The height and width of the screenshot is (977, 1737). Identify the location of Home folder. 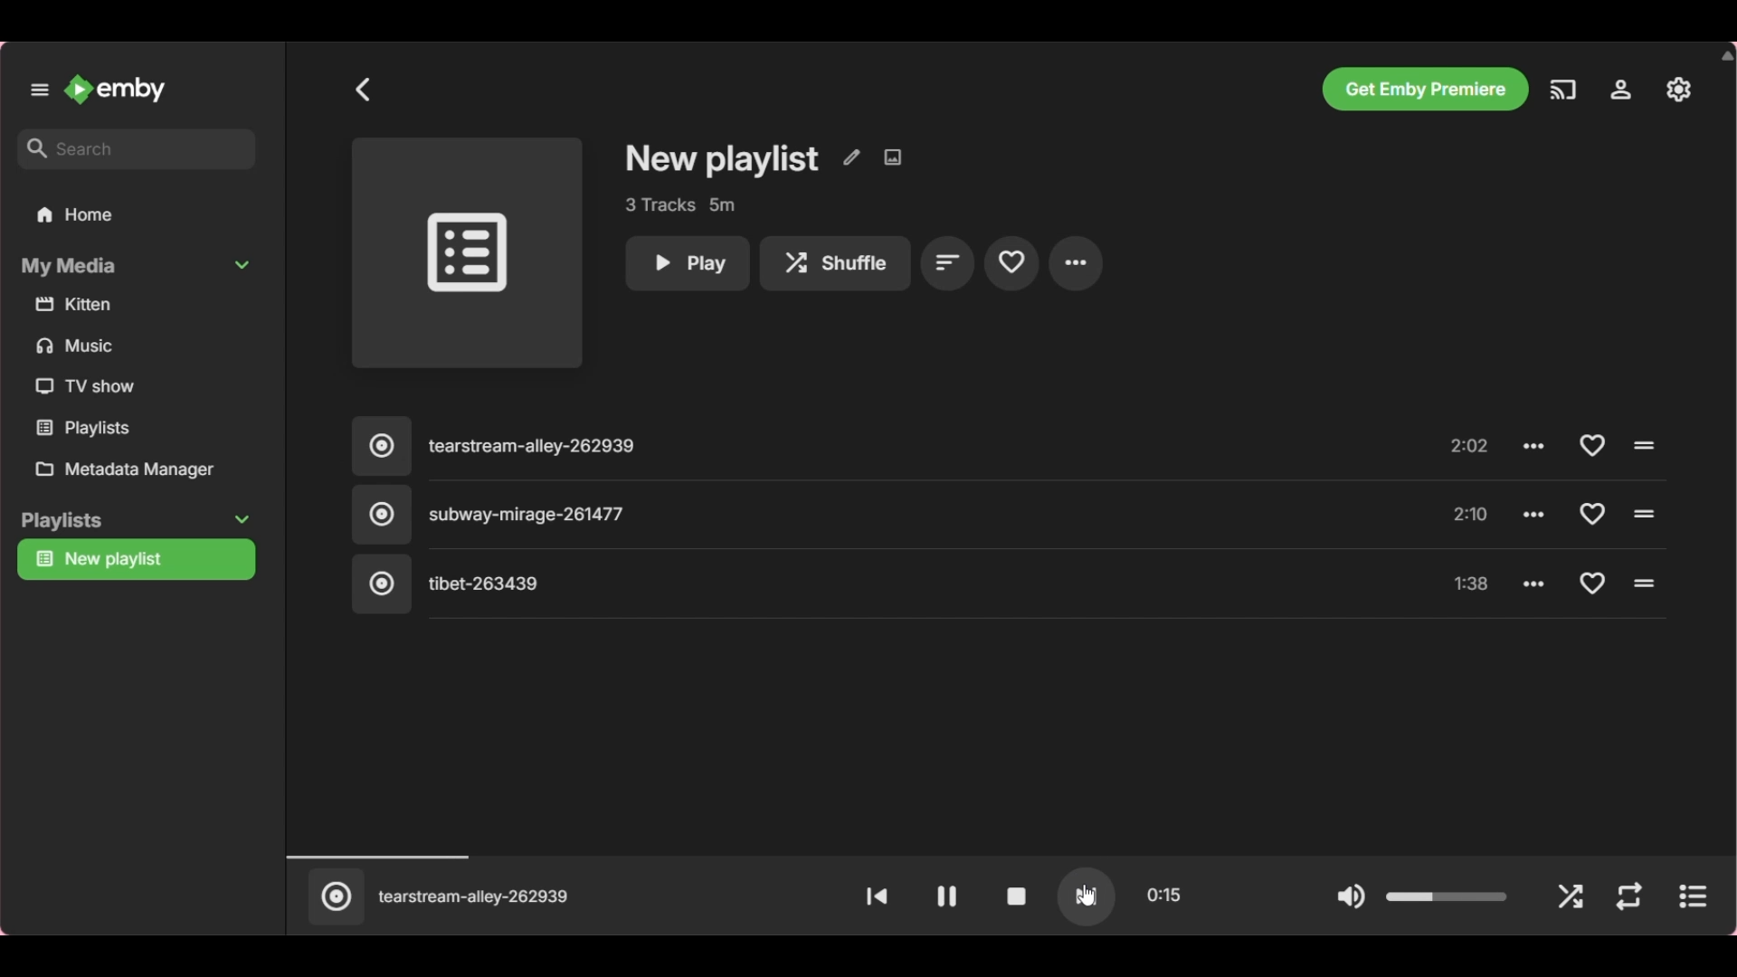
(138, 214).